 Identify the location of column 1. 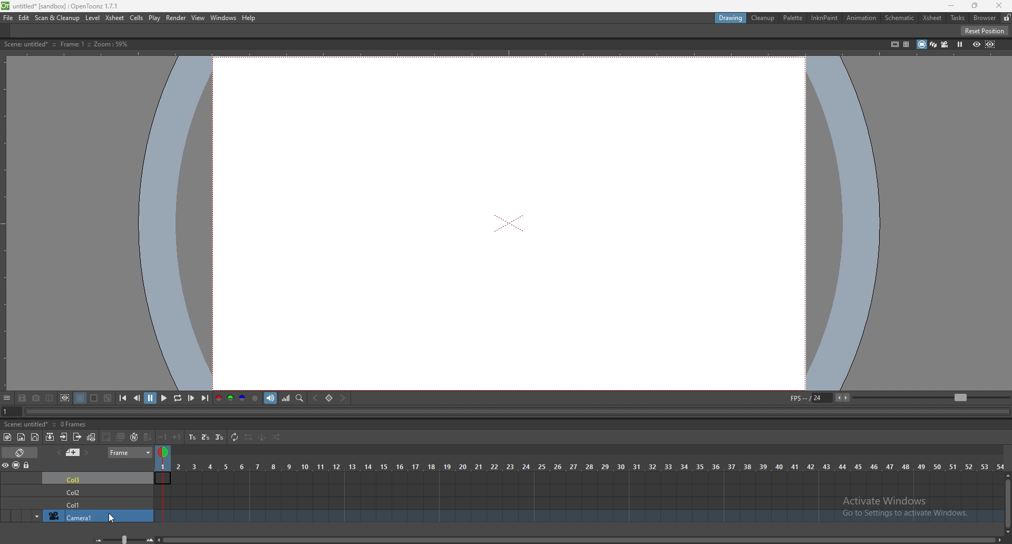
(96, 504).